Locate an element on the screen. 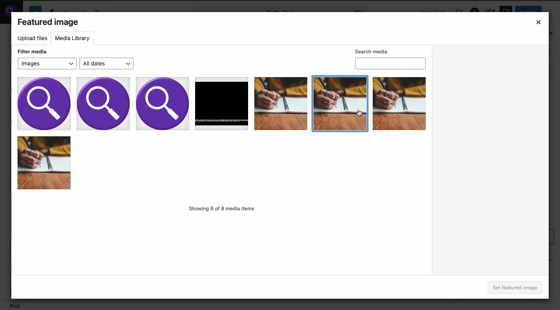 This screenshot has width=560, height=310. Images is located at coordinates (46, 63).